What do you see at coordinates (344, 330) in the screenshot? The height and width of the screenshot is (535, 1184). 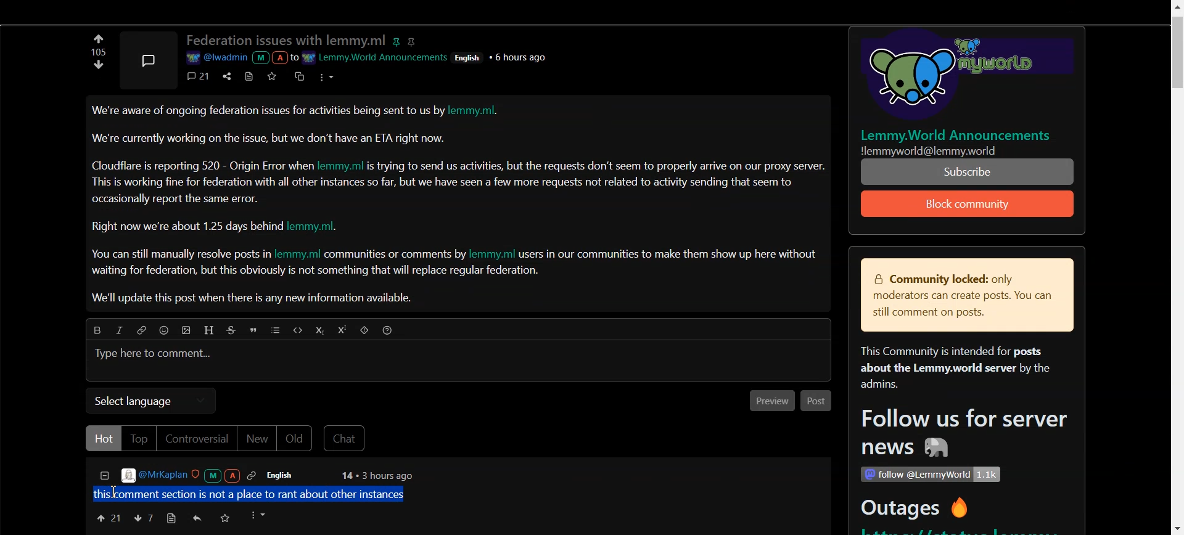 I see `Superscript` at bounding box center [344, 330].